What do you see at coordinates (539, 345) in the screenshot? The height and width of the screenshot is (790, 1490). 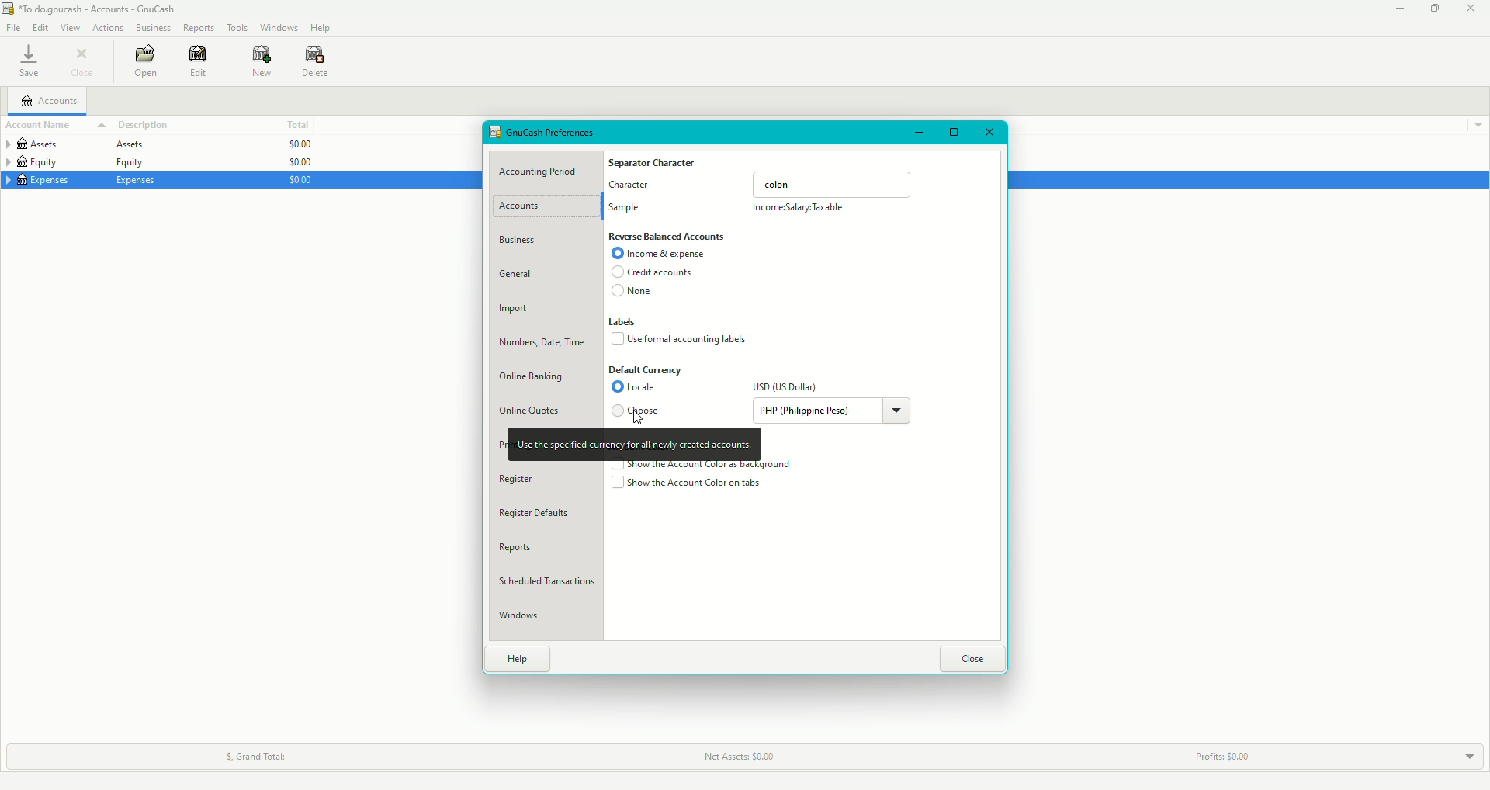 I see `Numbers, Date, Time` at bounding box center [539, 345].